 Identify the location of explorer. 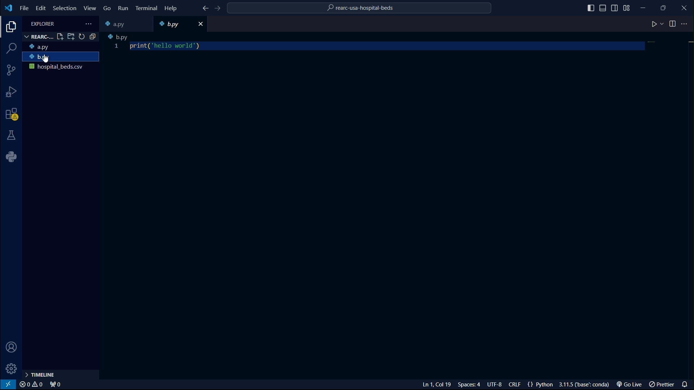
(9, 28).